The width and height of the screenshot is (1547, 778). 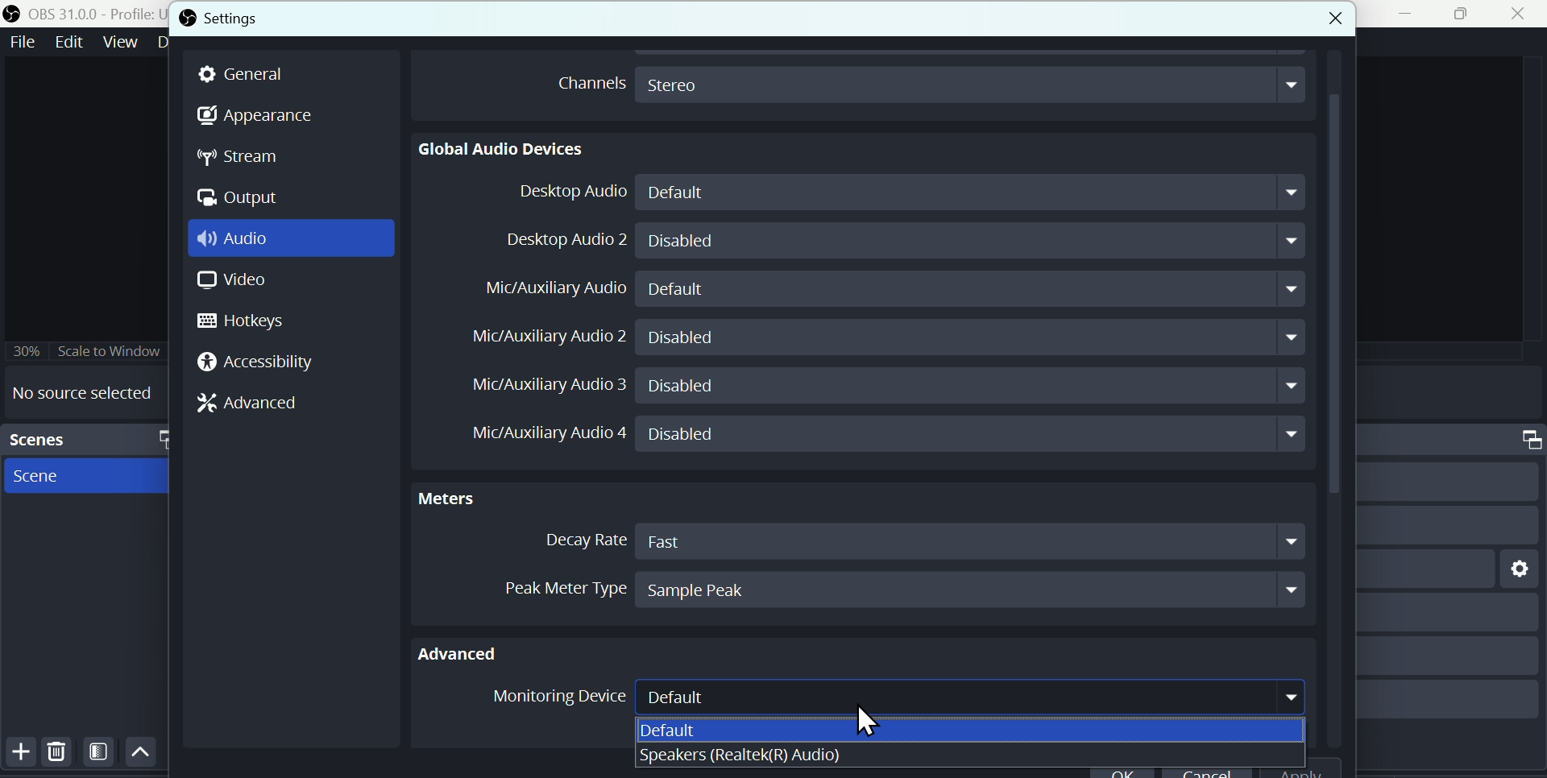 I want to click on Advanced, so click(x=255, y=402).